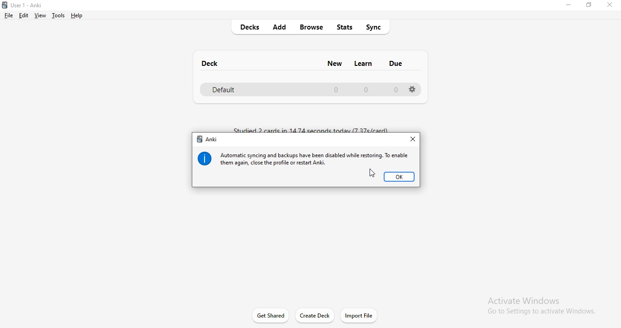 This screenshot has width=621, height=328. What do you see at coordinates (372, 174) in the screenshot?
I see `cursor` at bounding box center [372, 174].